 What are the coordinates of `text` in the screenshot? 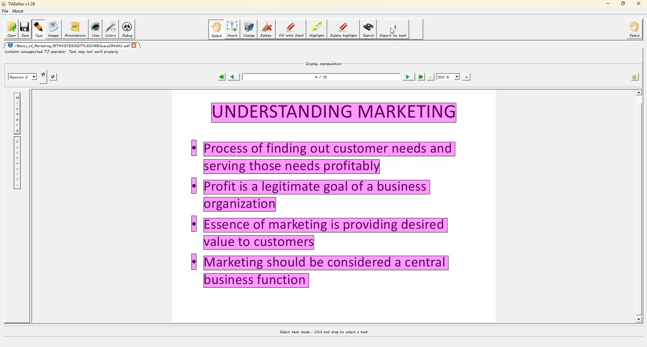 It's located at (333, 113).